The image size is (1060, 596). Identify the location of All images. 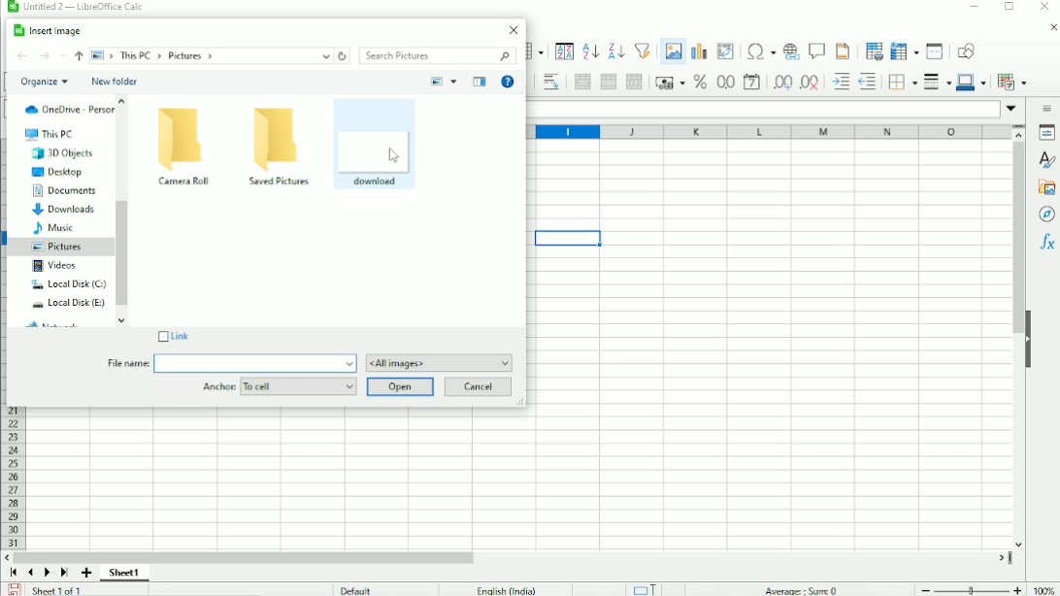
(440, 362).